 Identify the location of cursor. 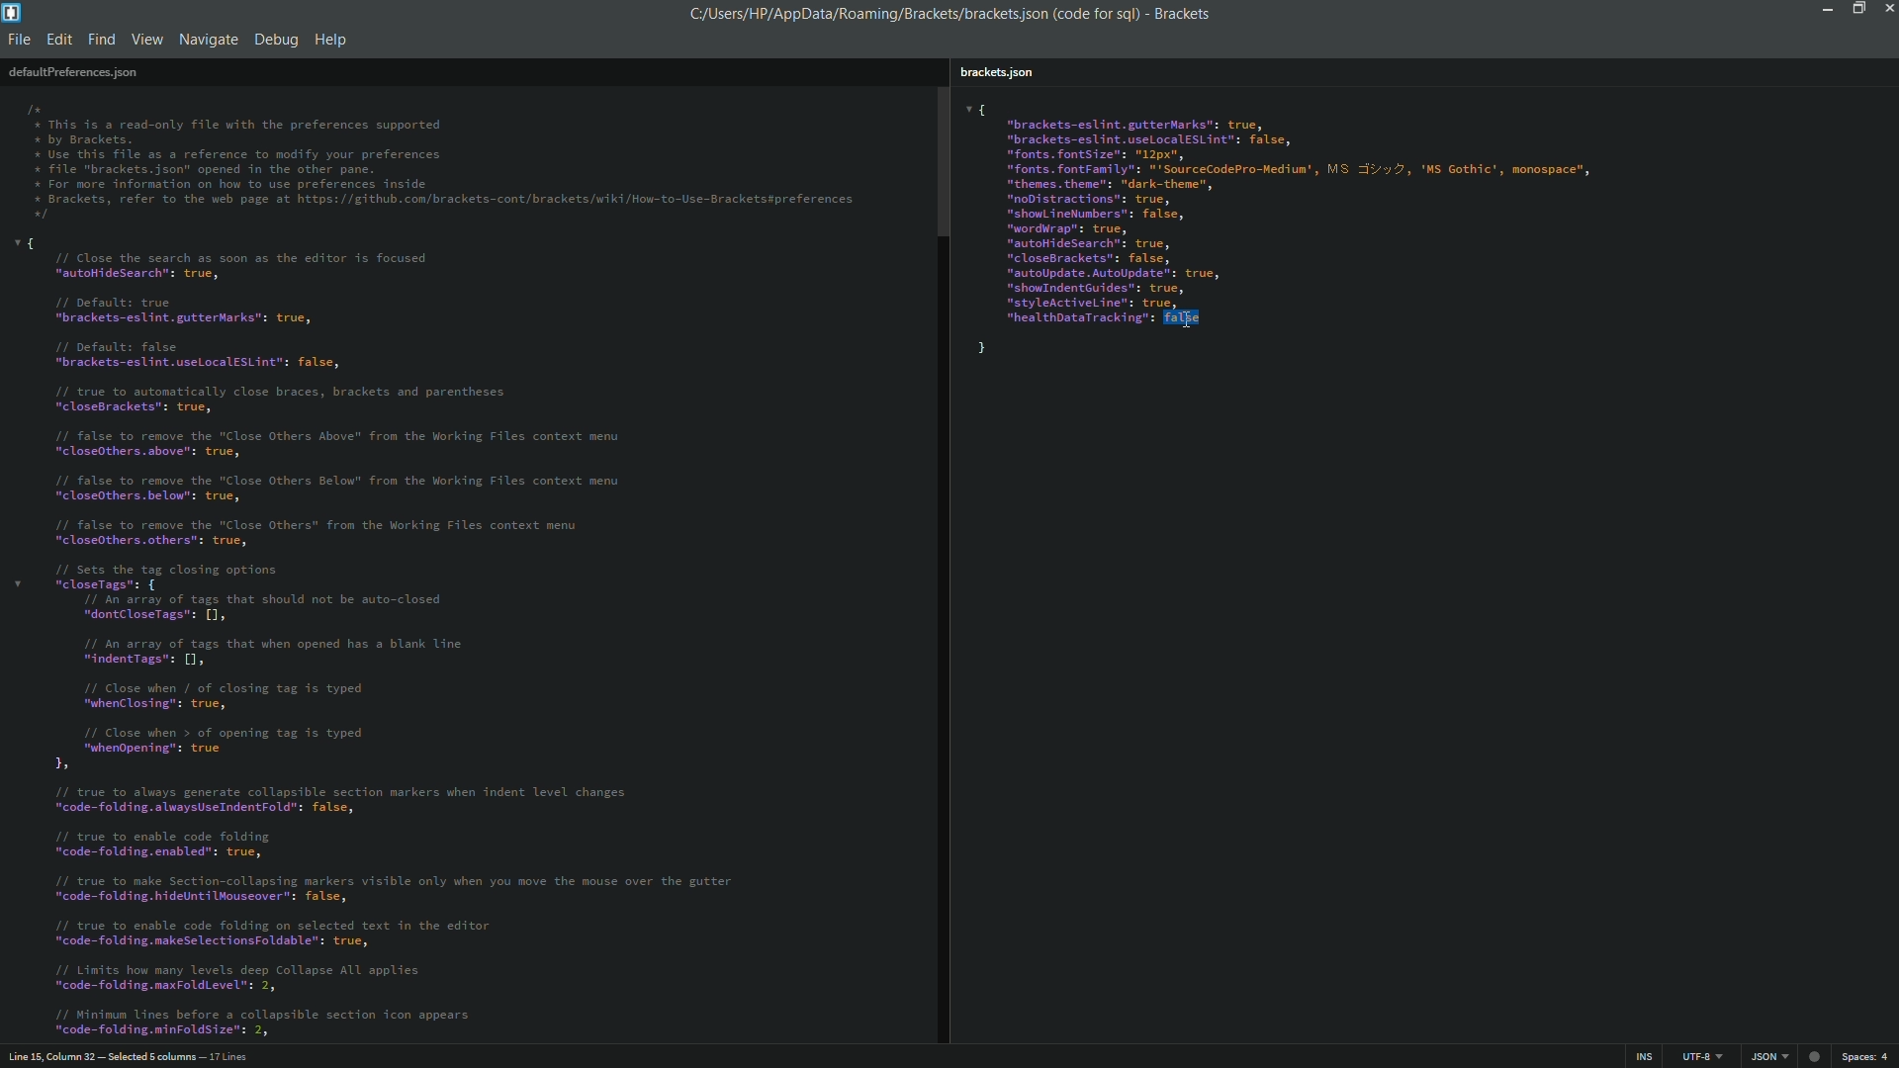
(1193, 320).